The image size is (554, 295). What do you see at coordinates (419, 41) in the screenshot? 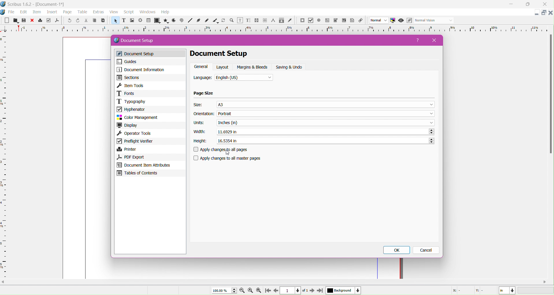
I see `Help` at bounding box center [419, 41].